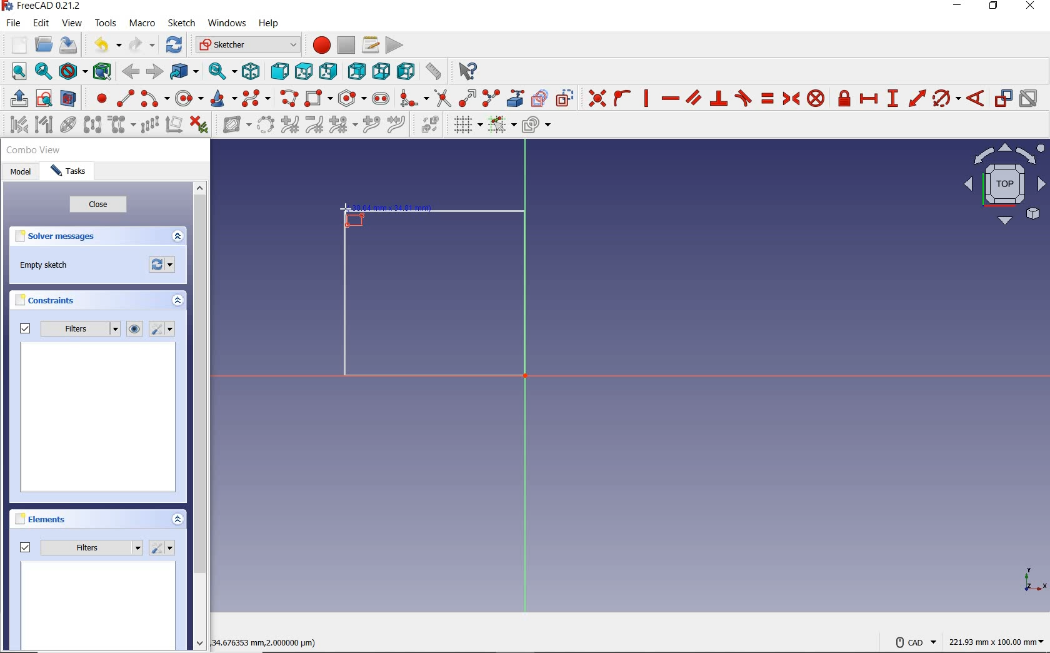  What do you see at coordinates (44, 124) in the screenshot?
I see `select associated geometry` at bounding box center [44, 124].